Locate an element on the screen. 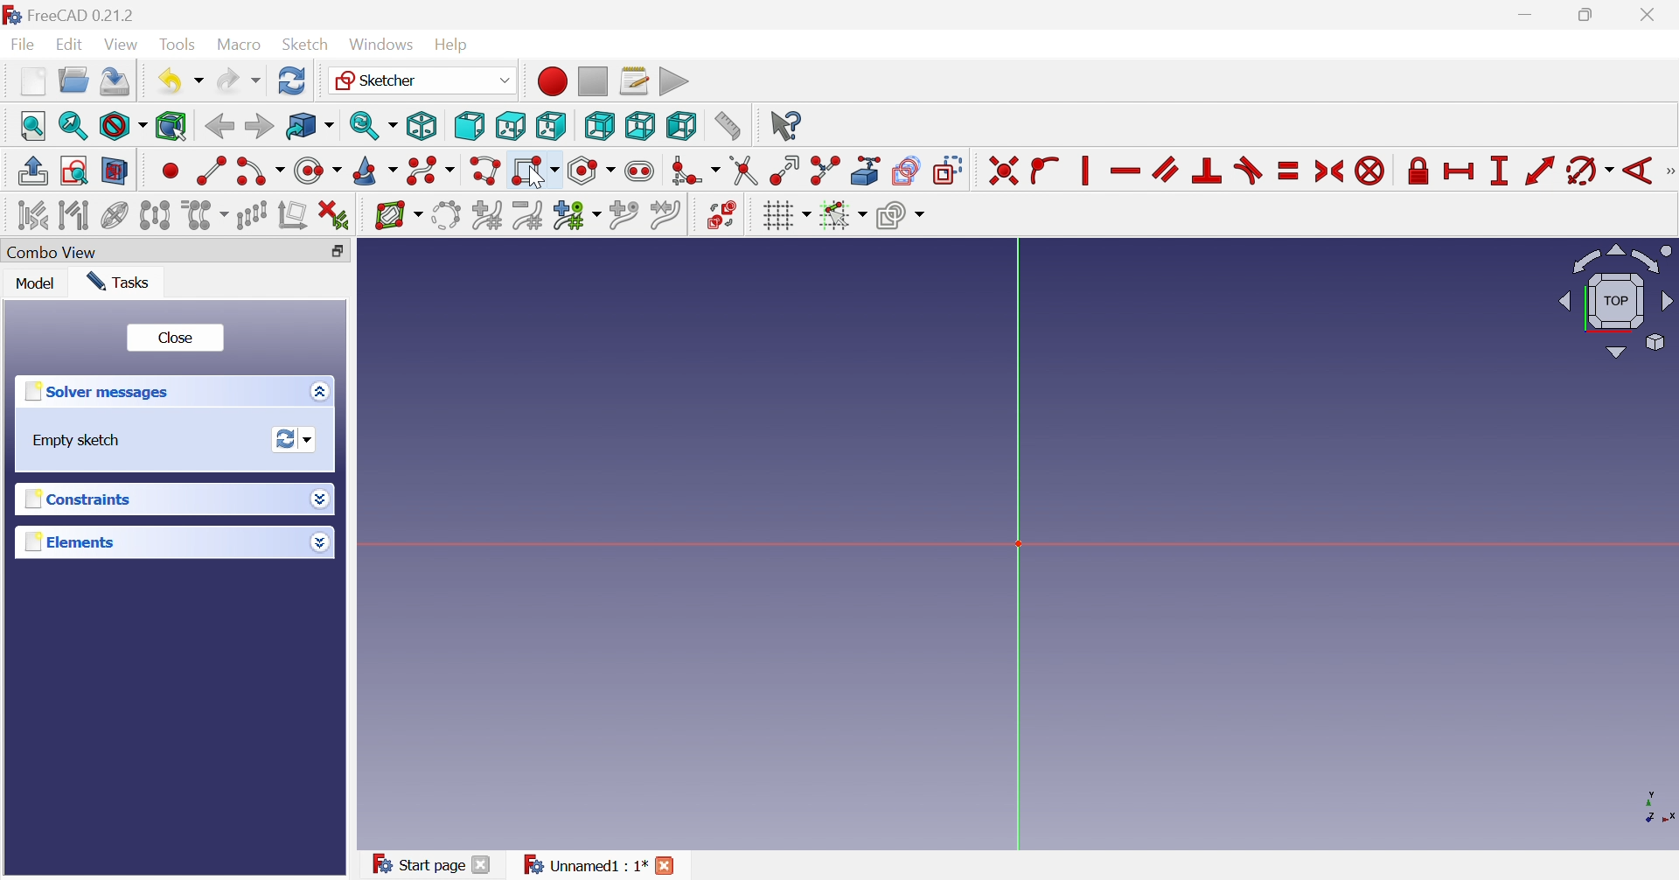 The width and height of the screenshot is (1679, 880). Create conic is located at coordinates (376, 172).